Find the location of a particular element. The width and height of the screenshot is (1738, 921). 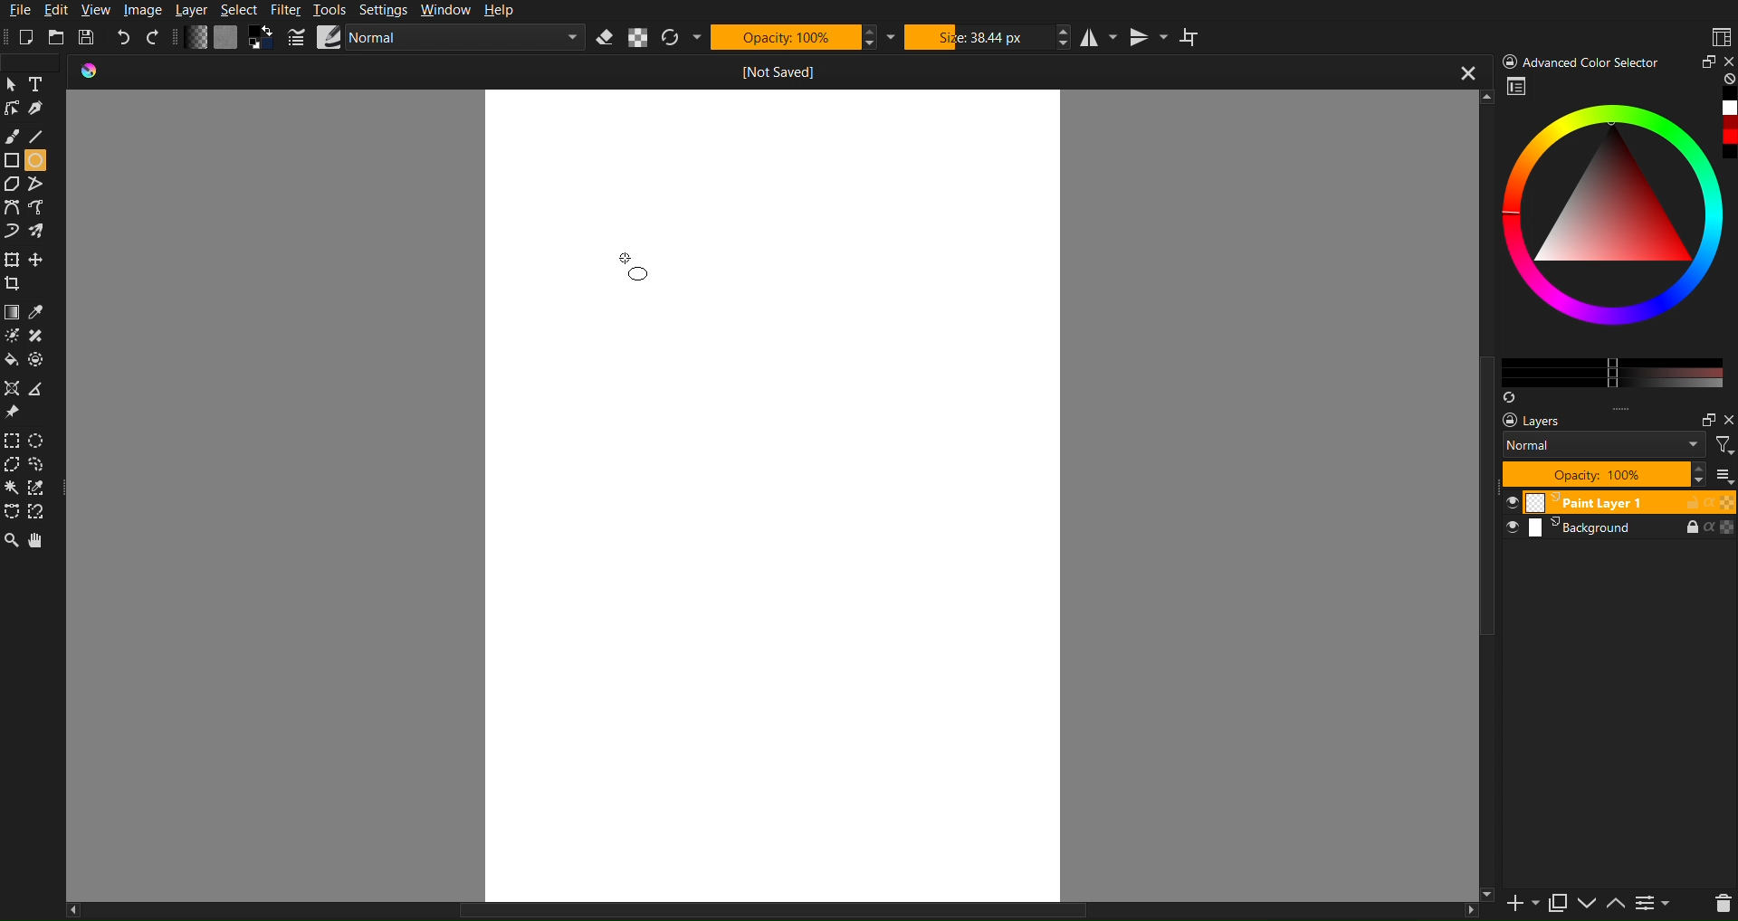

Vertical Mirror is located at coordinates (1154, 36).